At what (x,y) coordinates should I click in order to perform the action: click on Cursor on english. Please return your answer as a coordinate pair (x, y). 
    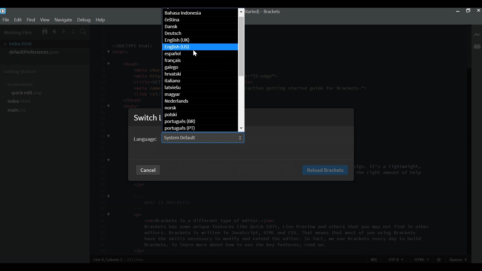
    Looking at the image, I should click on (197, 53).